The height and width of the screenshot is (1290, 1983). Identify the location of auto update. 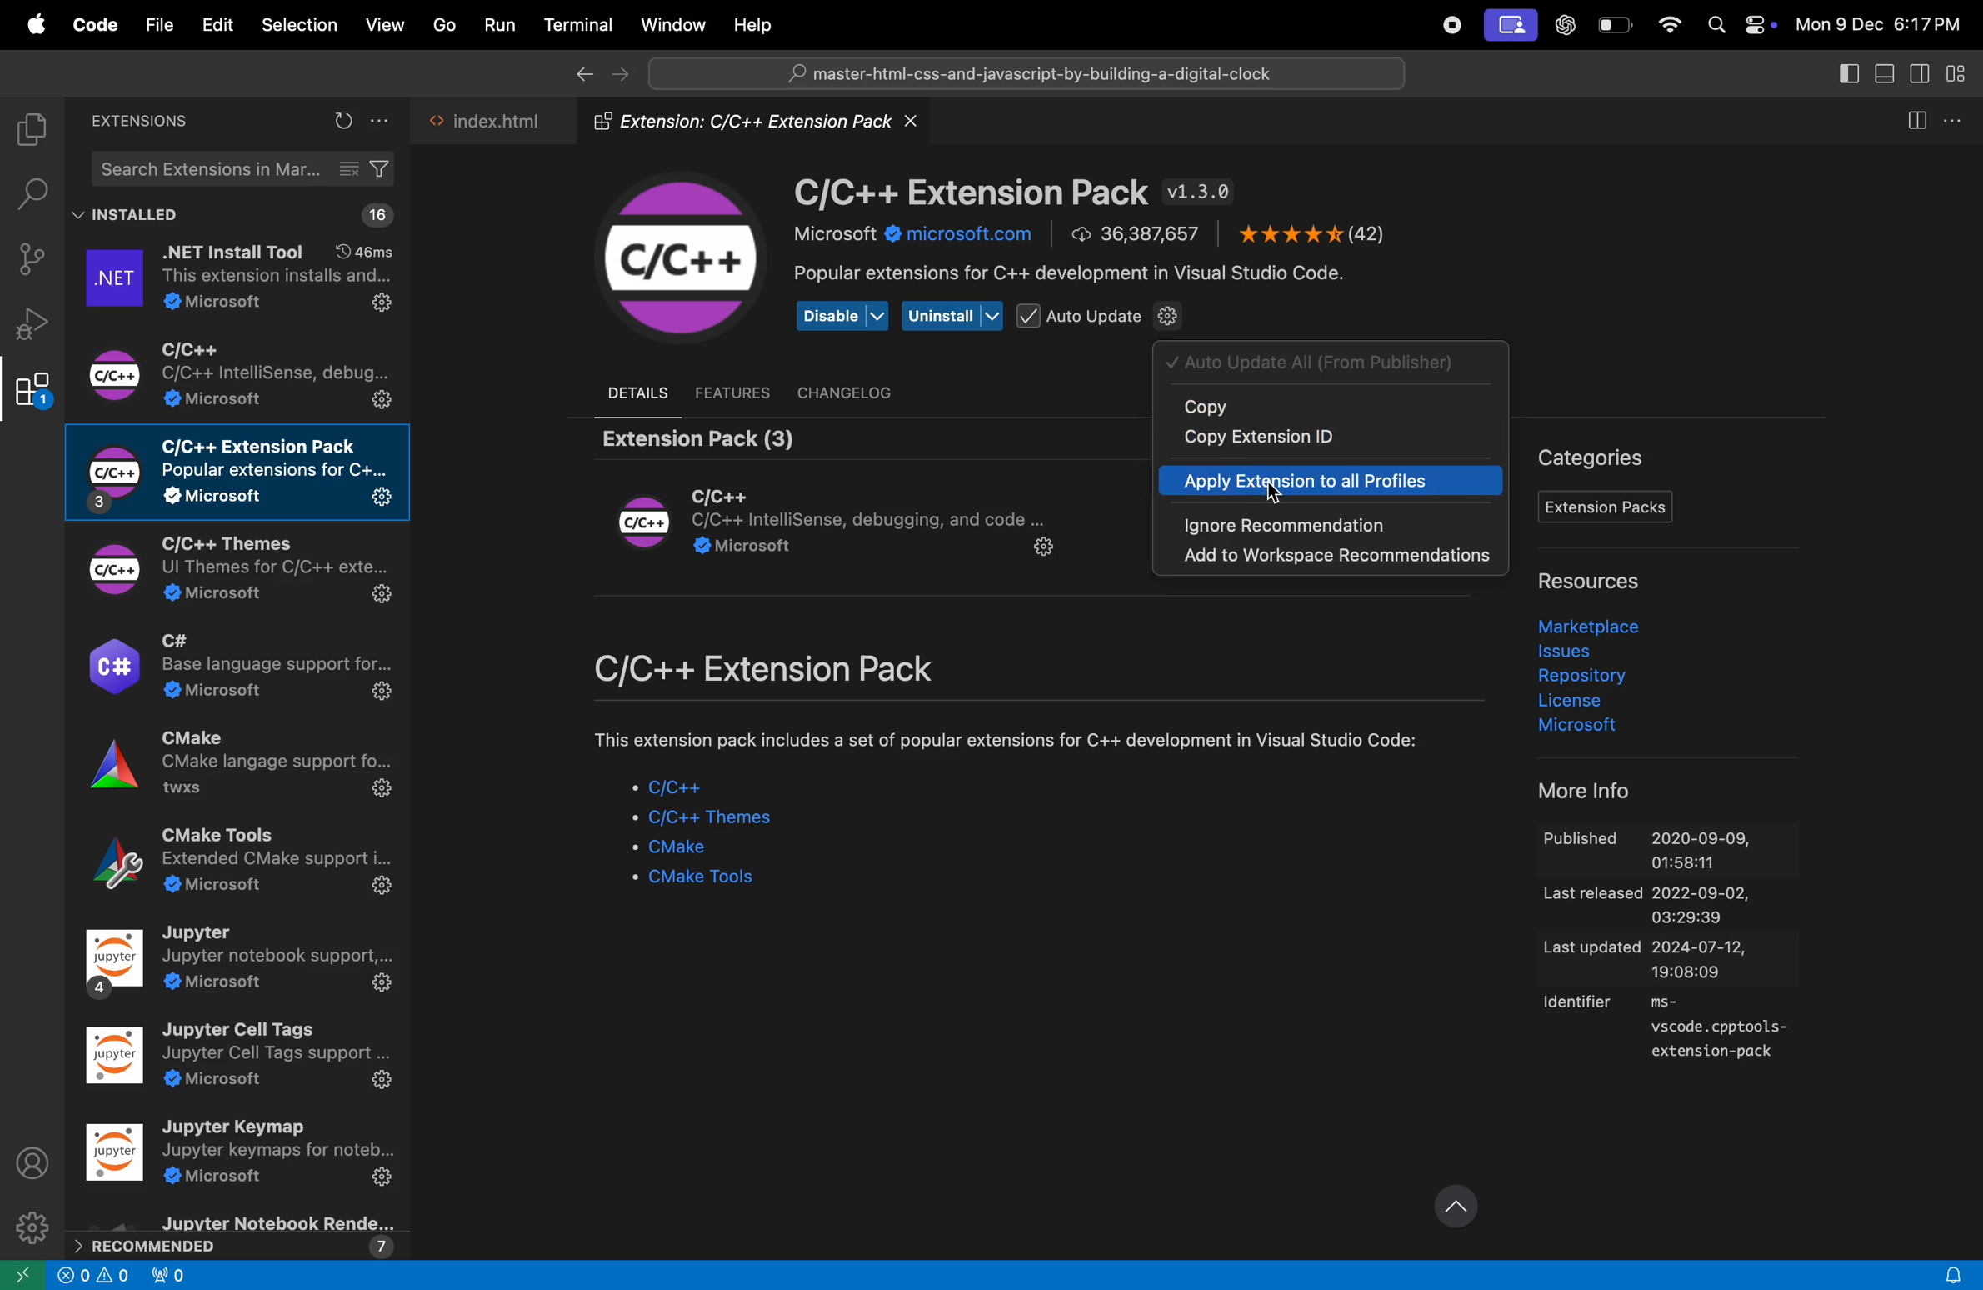
(1331, 362).